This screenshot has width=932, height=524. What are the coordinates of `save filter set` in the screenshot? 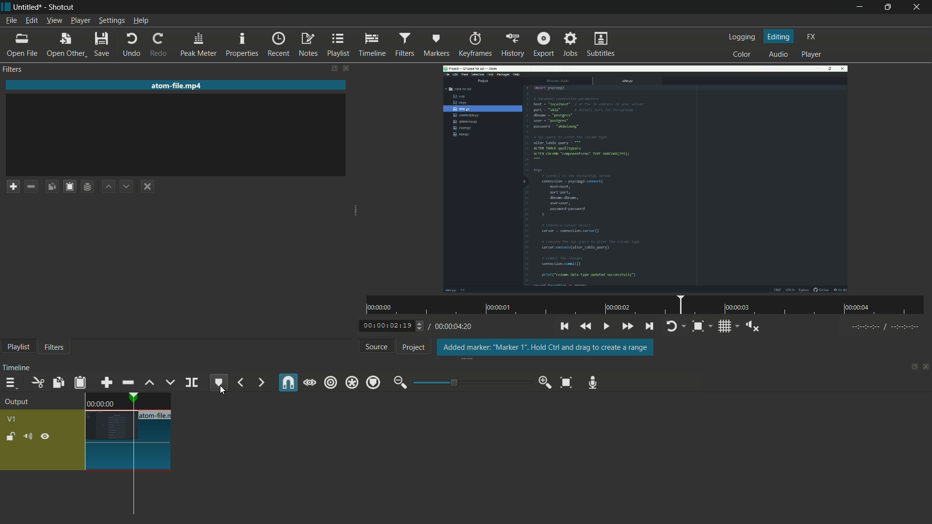 It's located at (87, 186).